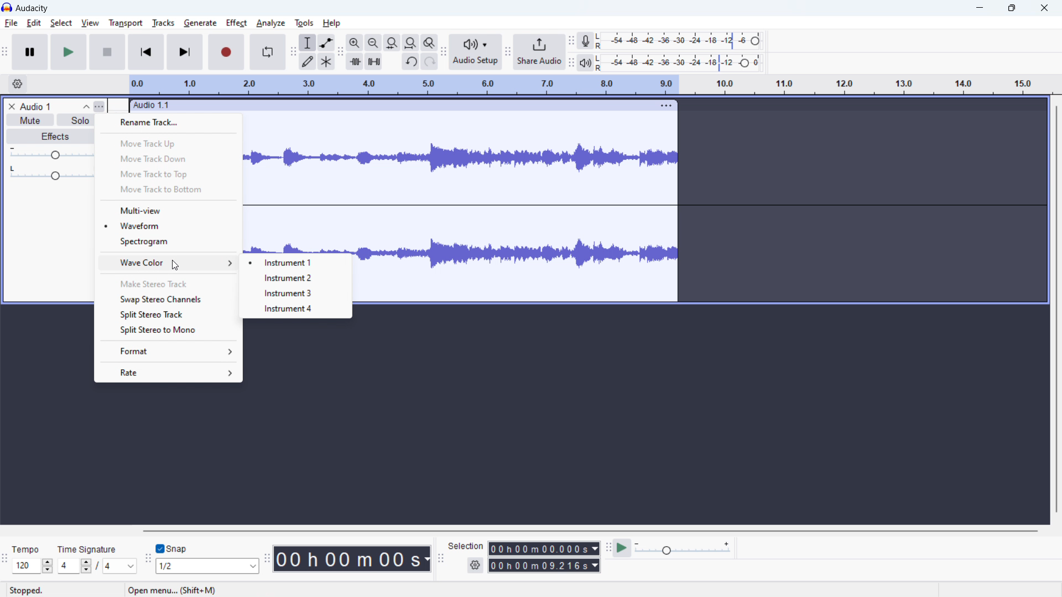 This screenshot has width=1062, height=597. I want to click on recording meter, so click(584, 41).